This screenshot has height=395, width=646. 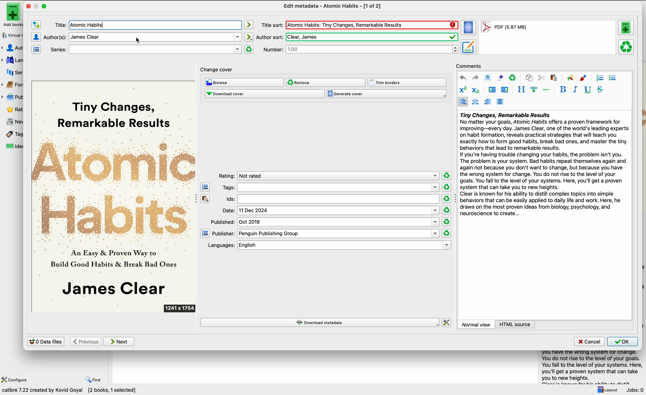 What do you see at coordinates (332, 6) in the screenshot?
I see `edit metadata` at bounding box center [332, 6].